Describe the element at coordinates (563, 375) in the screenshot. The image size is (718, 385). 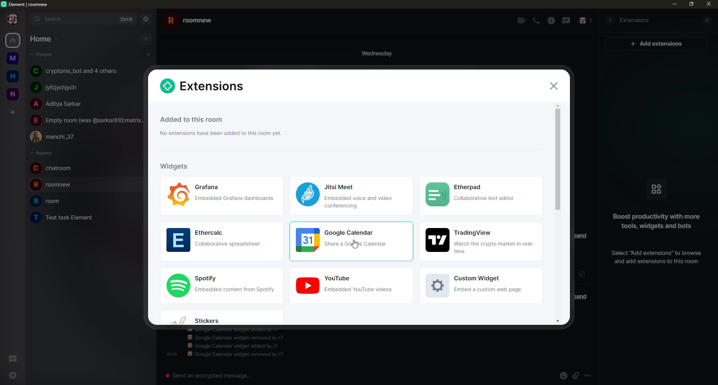
I see `emoji` at that location.